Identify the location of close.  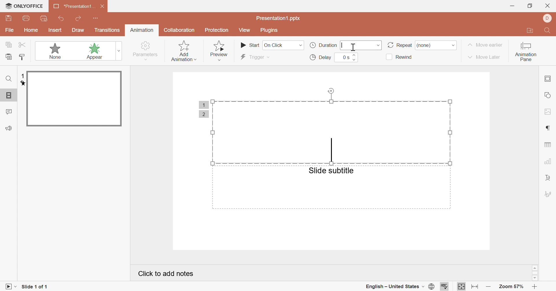
(547, 5).